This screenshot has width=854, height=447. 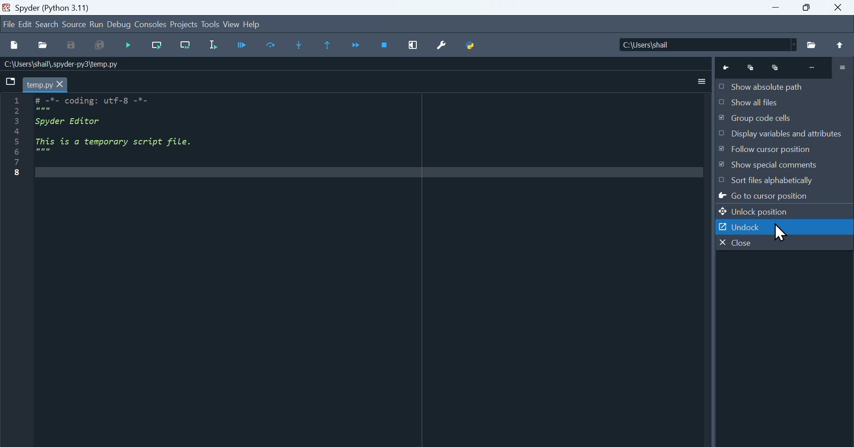 I want to click on Up to, so click(x=840, y=44).